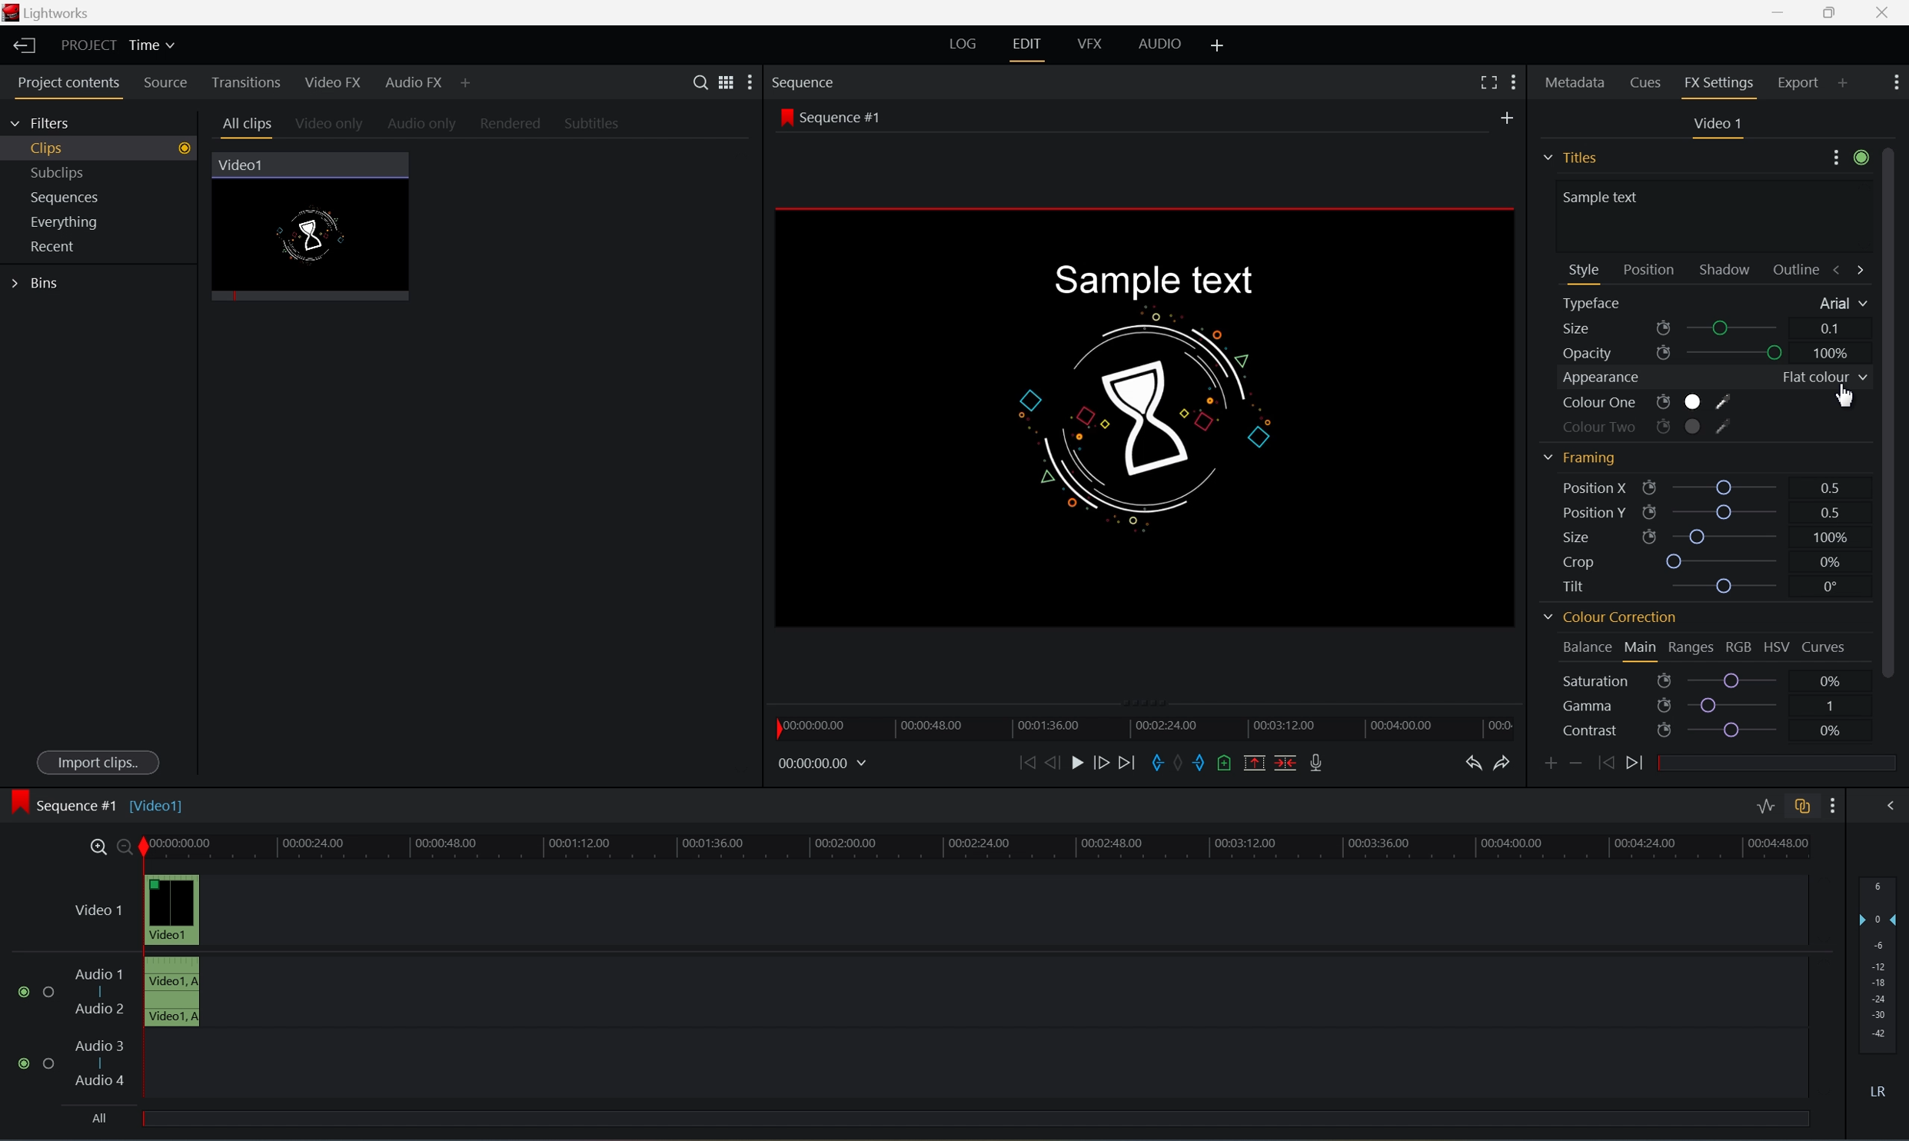  What do you see at coordinates (101, 1081) in the screenshot?
I see `Audio 4` at bounding box center [101, 1081].